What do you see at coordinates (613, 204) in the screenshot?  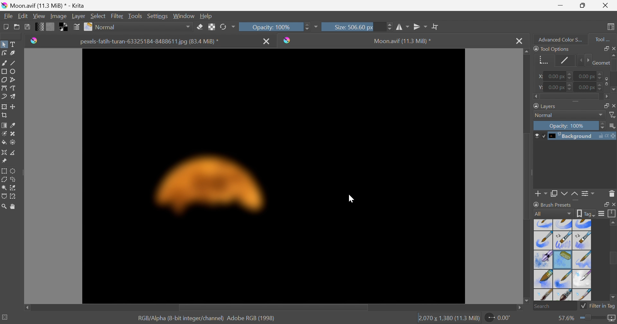 I see `Close` at bounding box center [613, 204].